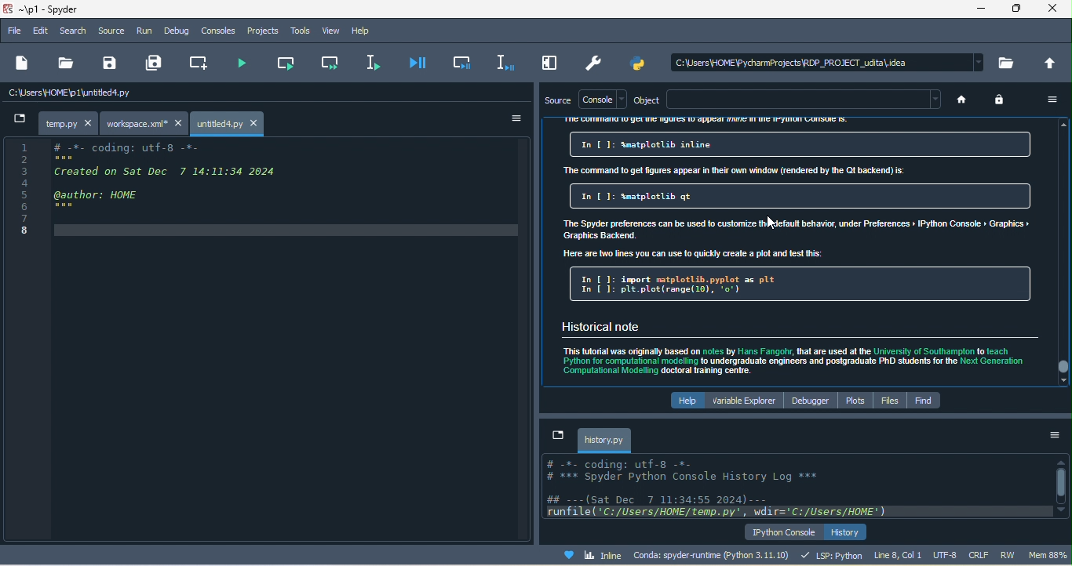 The image size is (1072, 566). I want to click on lock, so click(1005, 101).